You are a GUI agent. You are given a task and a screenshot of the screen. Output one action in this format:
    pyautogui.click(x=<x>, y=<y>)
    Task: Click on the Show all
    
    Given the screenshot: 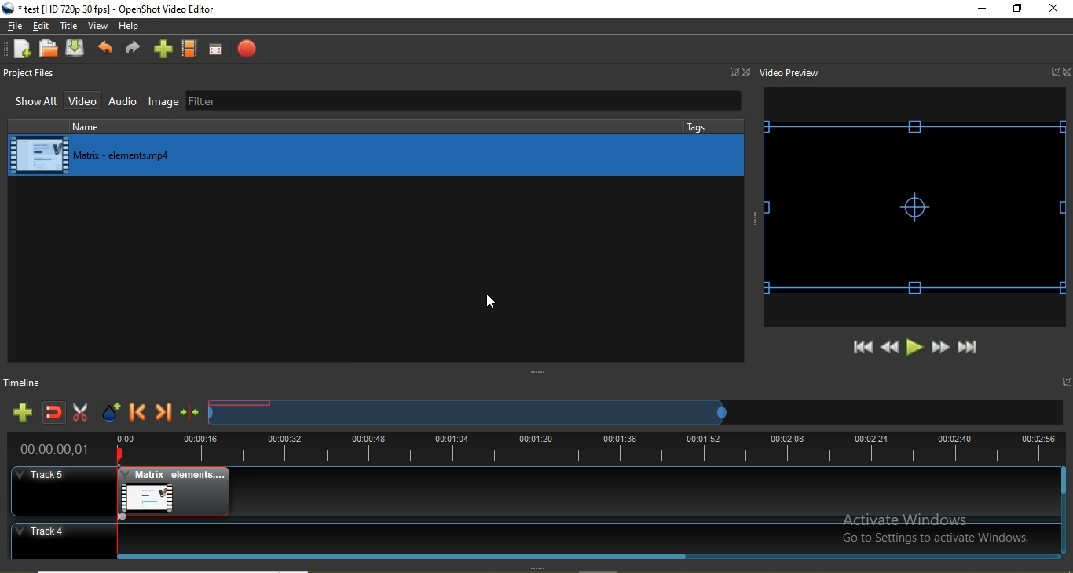 What is the action you would take?
    pyautogui.click(x=32, y=104)
    